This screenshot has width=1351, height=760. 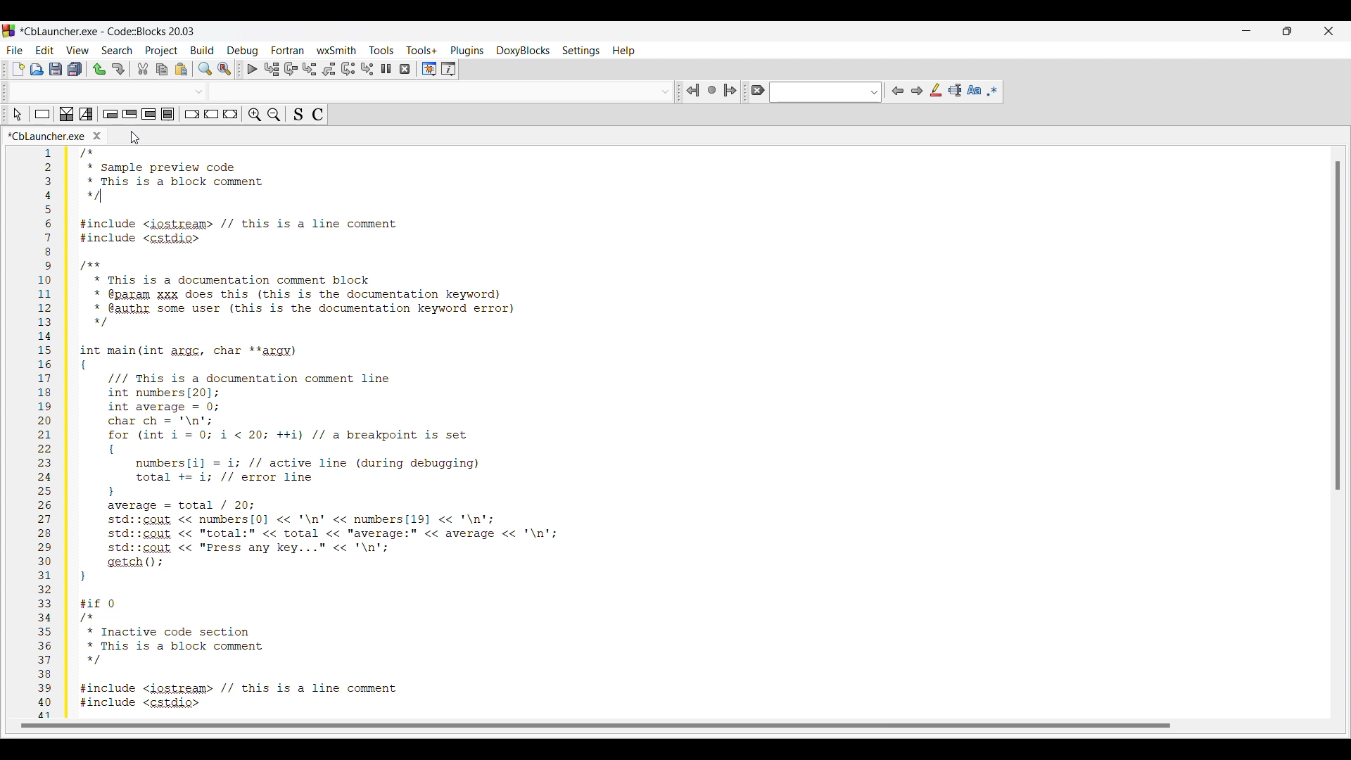 I want to click on Help menu, so click(x=624, y=51).